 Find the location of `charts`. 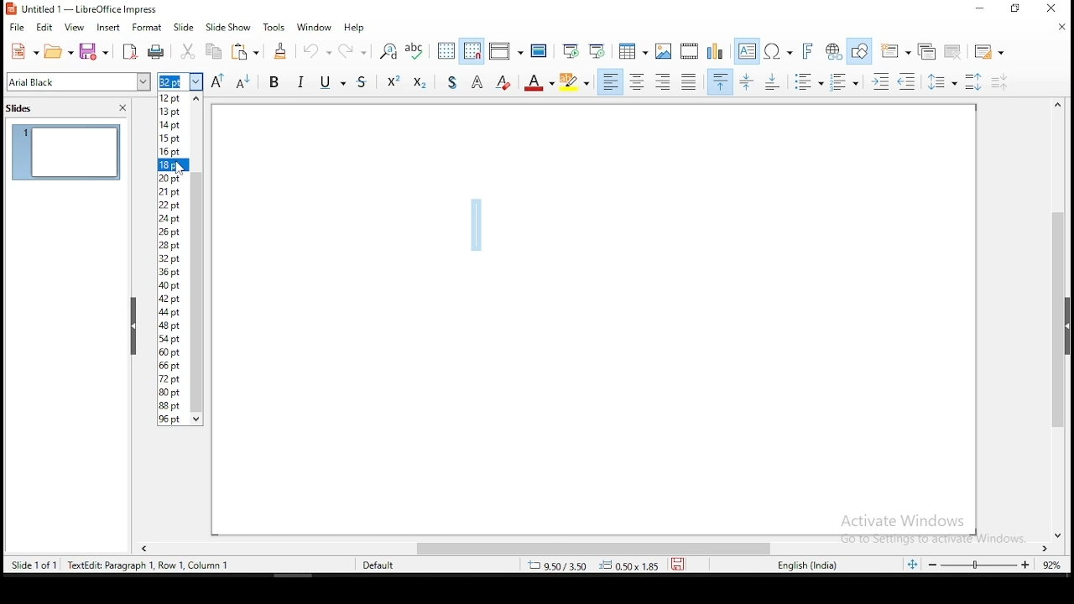

charts is located at coordinates (716, 50).